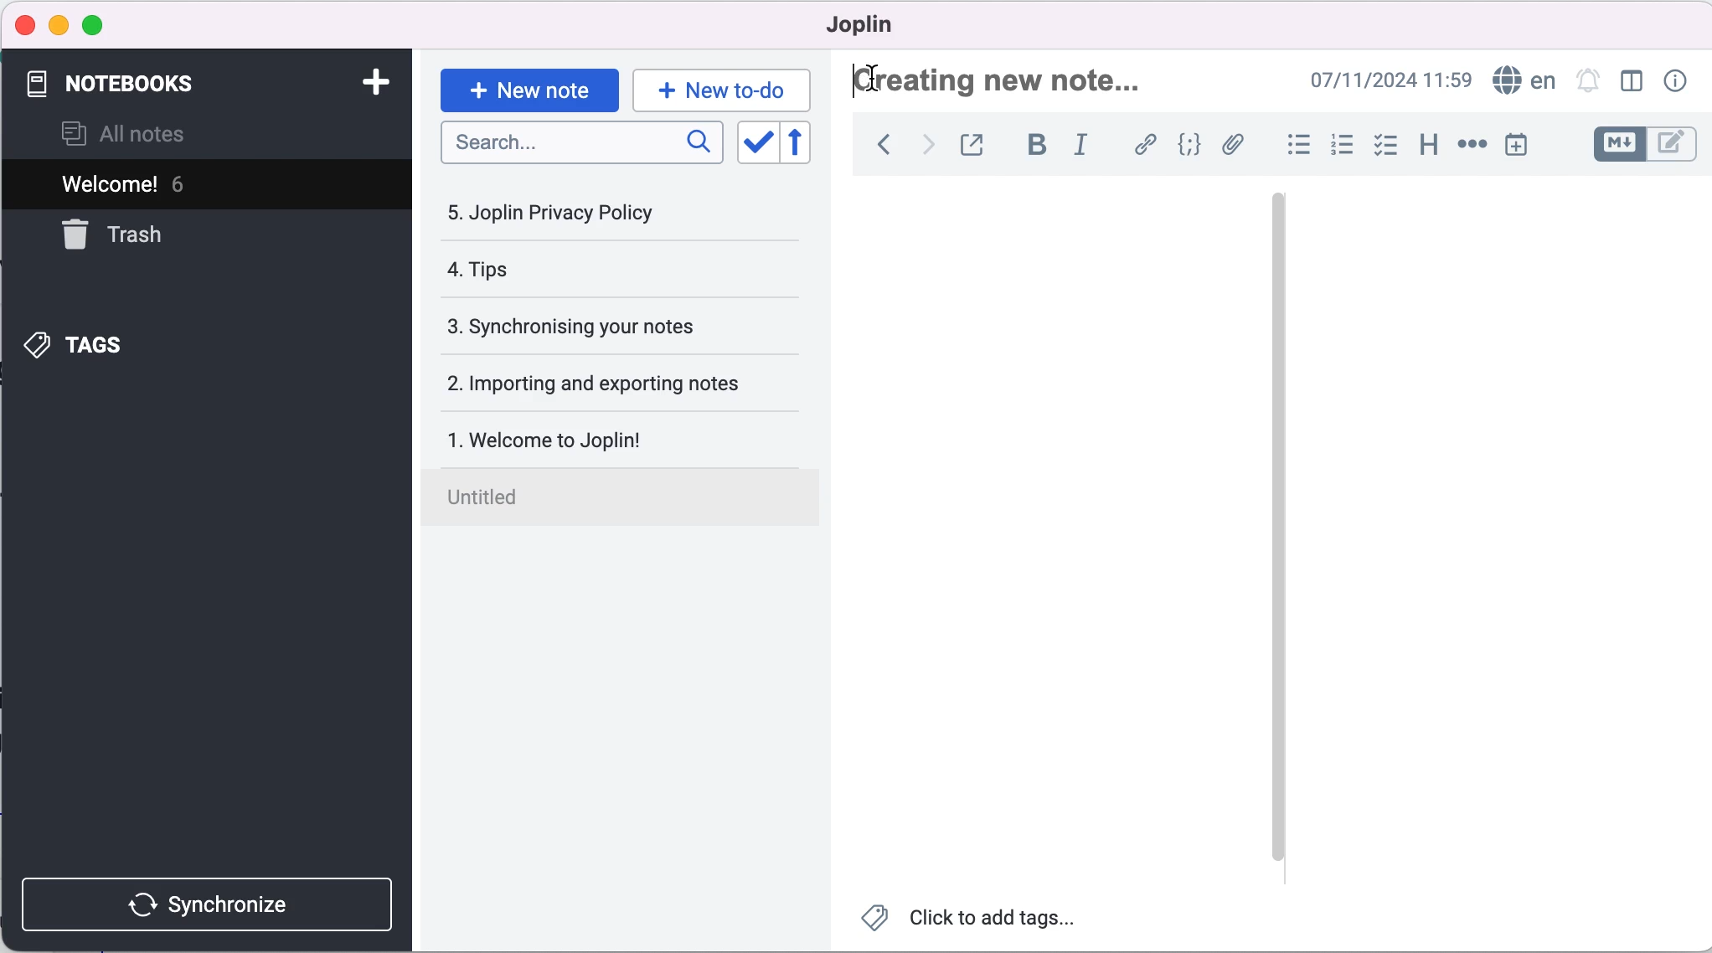 The height and width of the screenshot is (953, 1712). Describe the element at coordinates (101, 23) in the screenshot. I see `maximize` at that location.